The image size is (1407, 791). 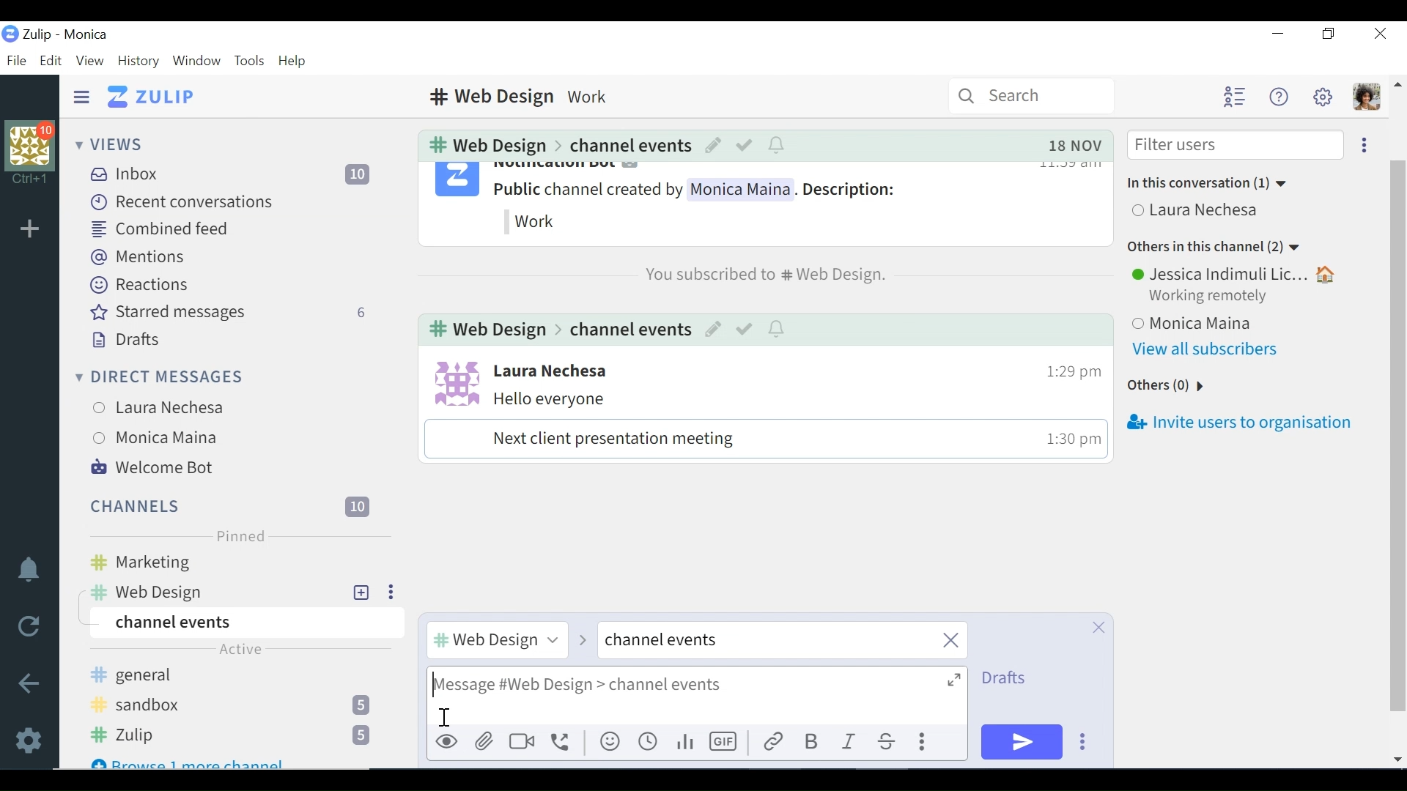 What do you see at coordinates (1365, 97) in the screenshot?
I see `Personal menu` at bounding box center [1365, 97].